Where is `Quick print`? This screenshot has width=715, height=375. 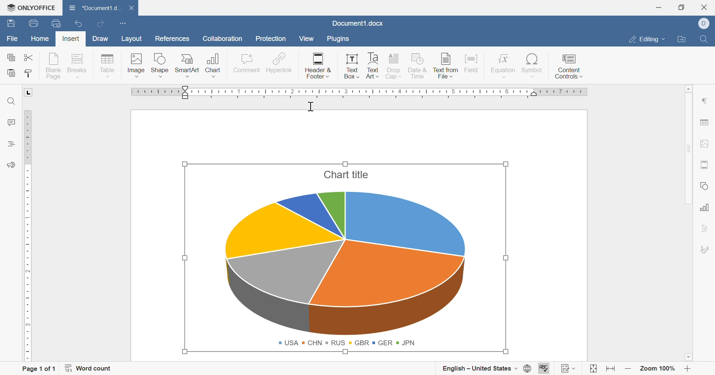 Quick print is located at coordinates (55, 24).